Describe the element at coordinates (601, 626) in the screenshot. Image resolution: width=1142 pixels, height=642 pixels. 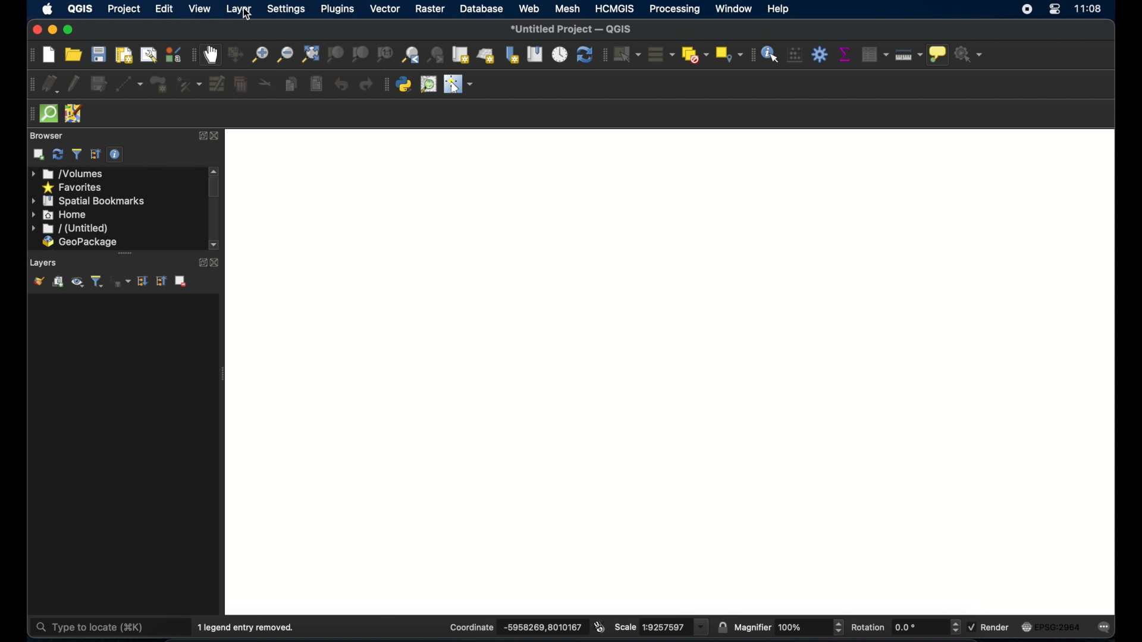
I see `toggle extents and mouse position display` at that location.